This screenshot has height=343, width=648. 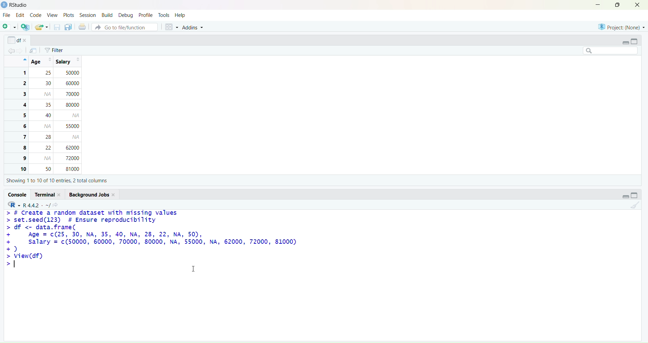 I want to click on print the current file, so click(x=83, y=27).